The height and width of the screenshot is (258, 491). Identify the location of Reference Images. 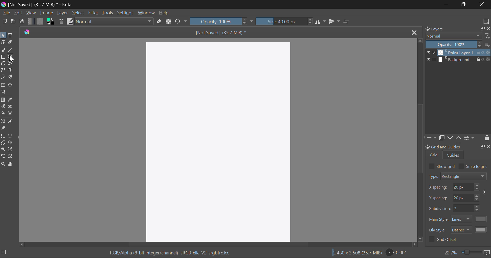
(3, 128).